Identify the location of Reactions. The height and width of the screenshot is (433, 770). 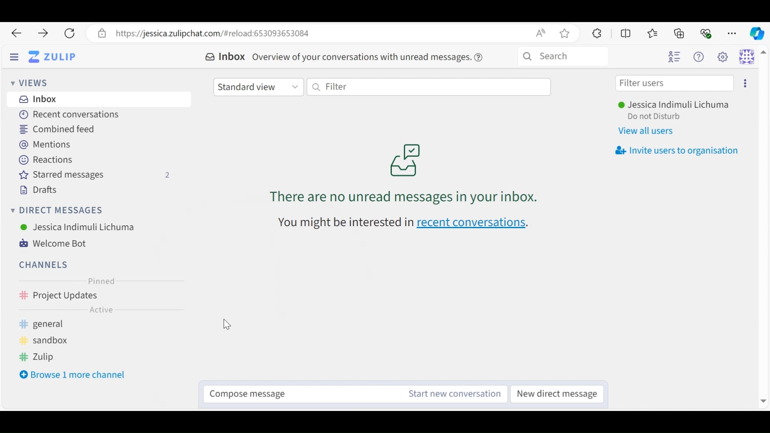
(44, 160).